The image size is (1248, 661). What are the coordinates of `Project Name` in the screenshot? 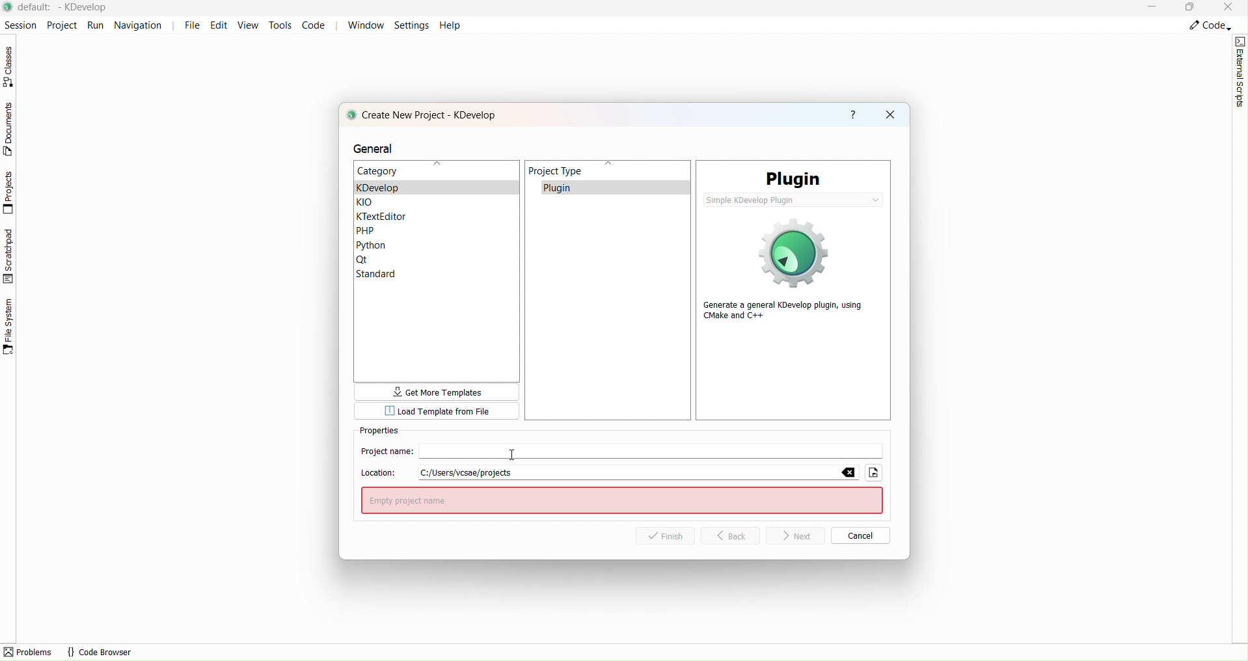 It's located at (623, 451).